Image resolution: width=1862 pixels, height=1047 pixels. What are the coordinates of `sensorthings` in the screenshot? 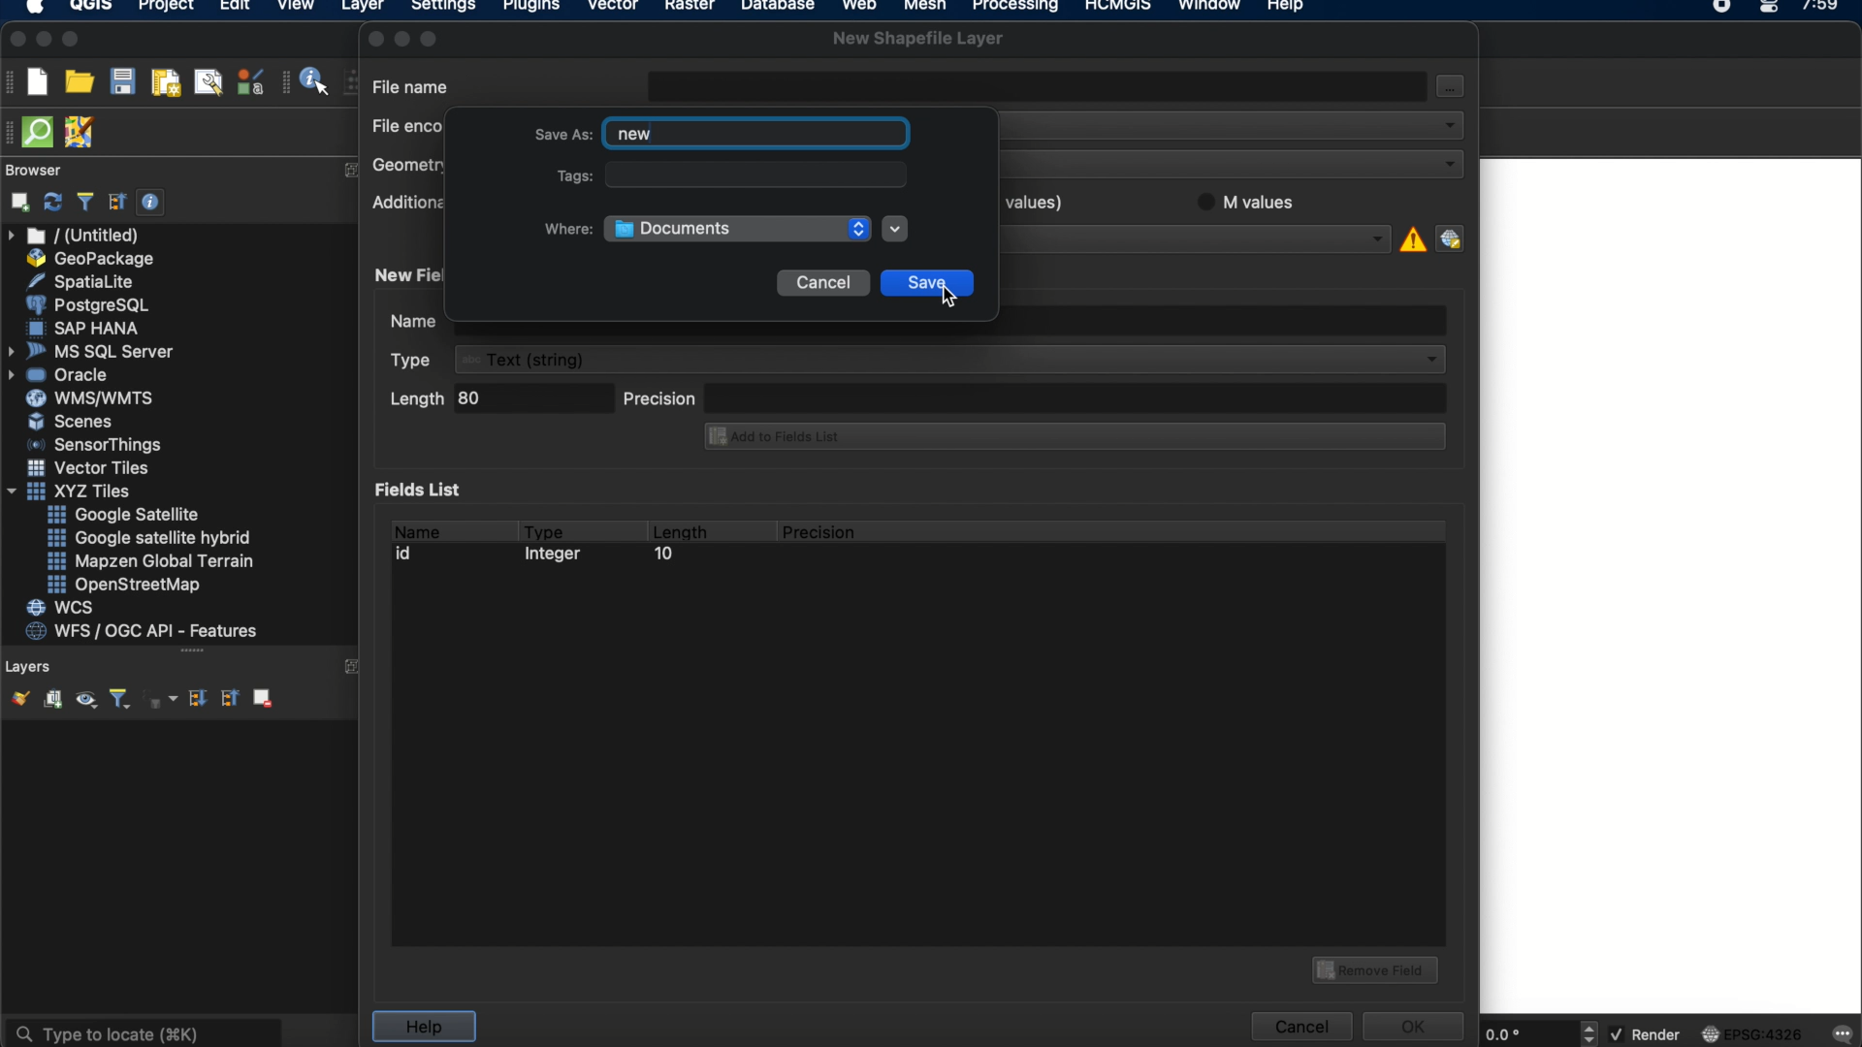 It's located at (95, 445).